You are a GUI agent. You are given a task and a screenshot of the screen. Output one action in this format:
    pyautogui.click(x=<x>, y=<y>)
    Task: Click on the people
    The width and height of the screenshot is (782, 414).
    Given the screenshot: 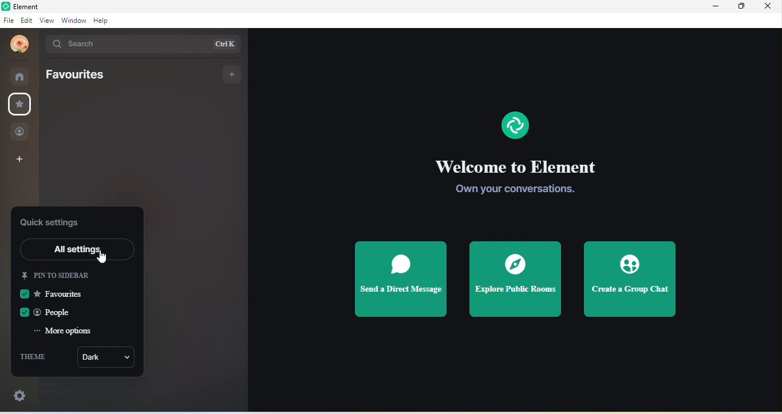 What is the action you would take?
    pyautogui.click(x=20, y=132)
    